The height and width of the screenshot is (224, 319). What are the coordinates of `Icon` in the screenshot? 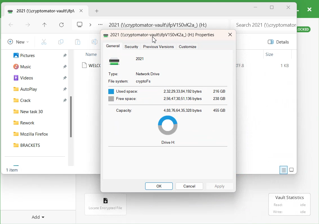 It's located at (106, 35).